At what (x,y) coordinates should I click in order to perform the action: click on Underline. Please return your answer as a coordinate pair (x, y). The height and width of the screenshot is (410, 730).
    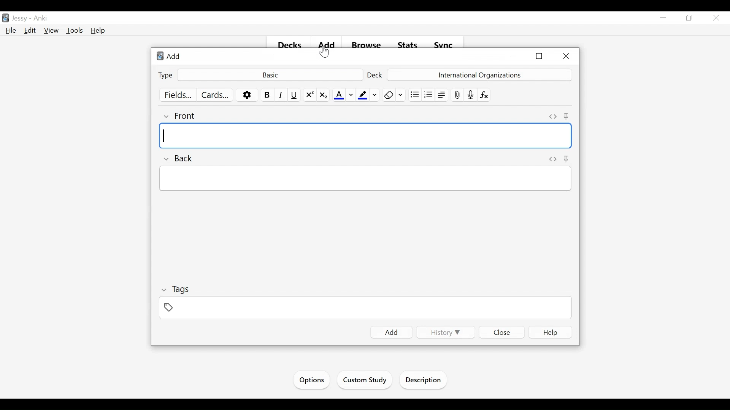
    Looking at the image, I should click on (295, 95).